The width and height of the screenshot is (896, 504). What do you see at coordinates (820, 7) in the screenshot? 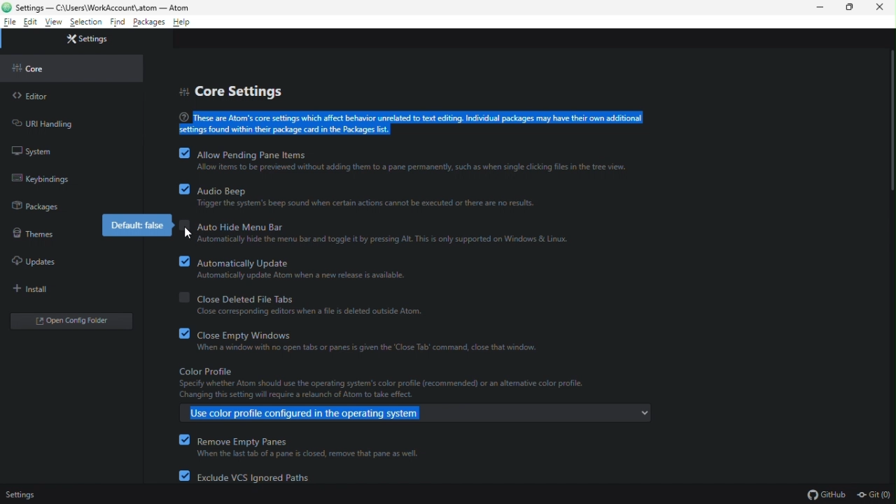
I see `minimize` at bounding box center [820, 7].